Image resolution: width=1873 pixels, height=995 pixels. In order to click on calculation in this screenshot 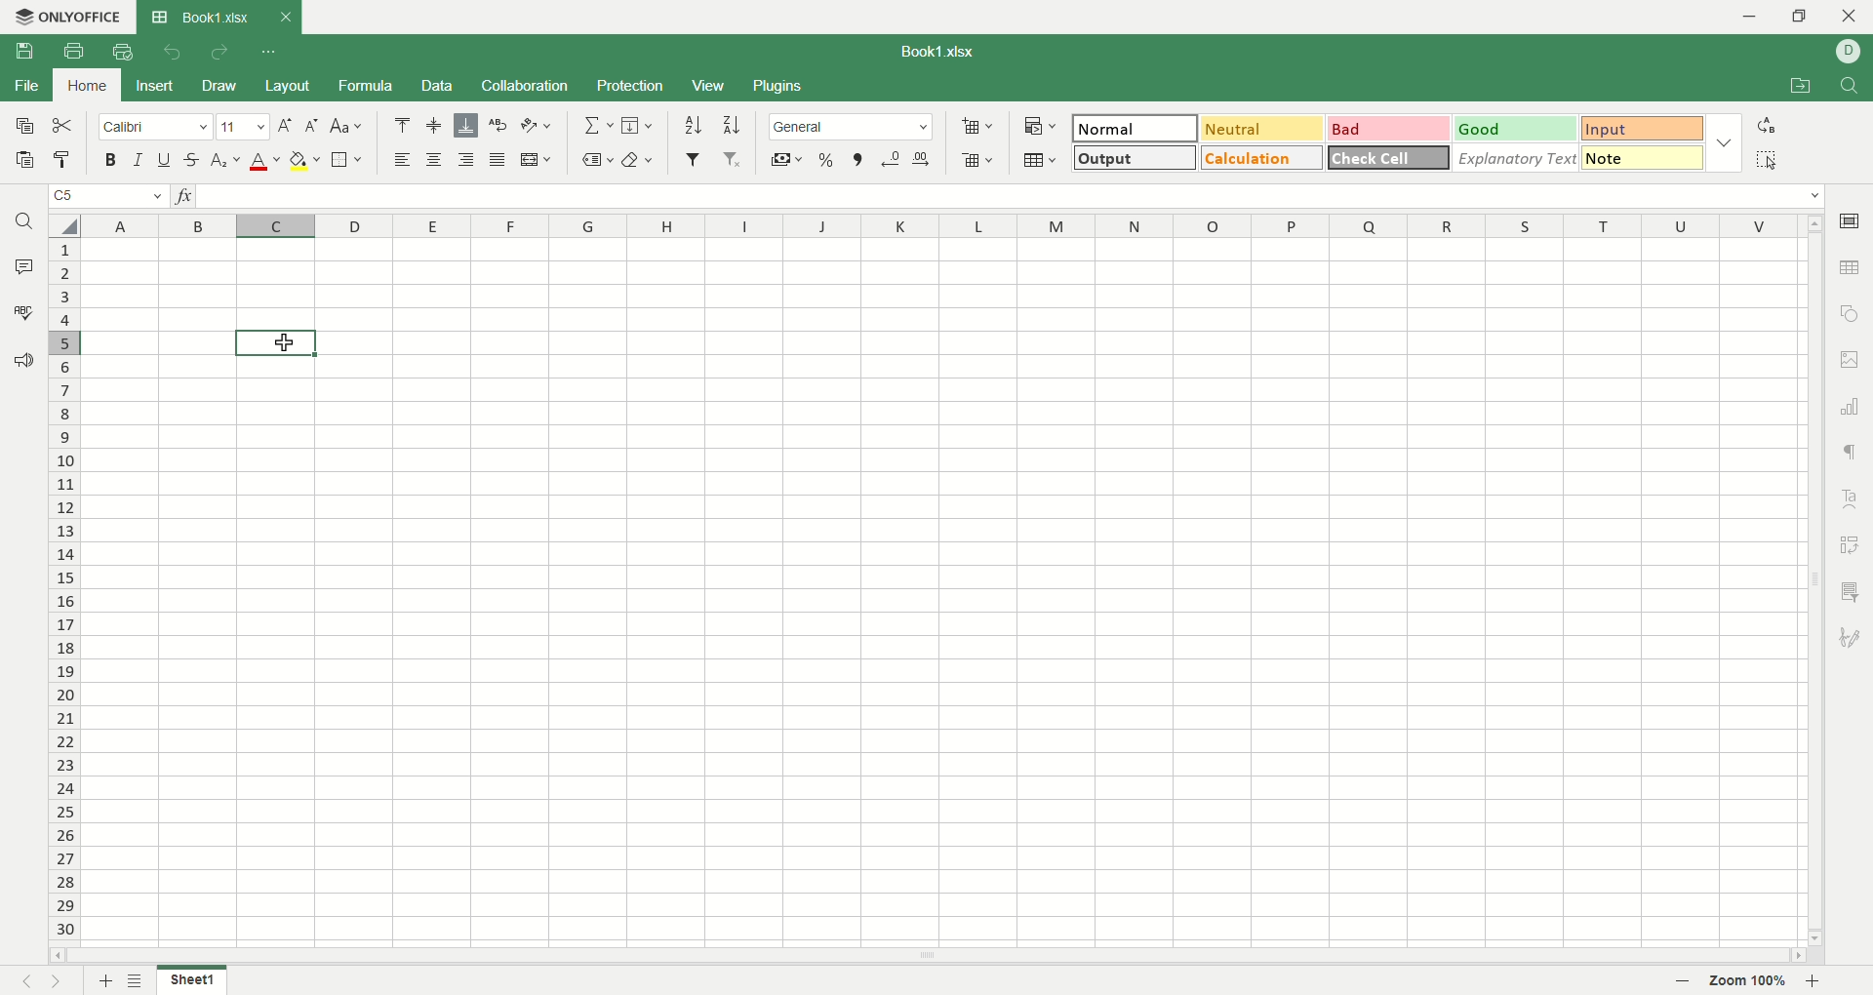, I will do `click(1262, 157)`.